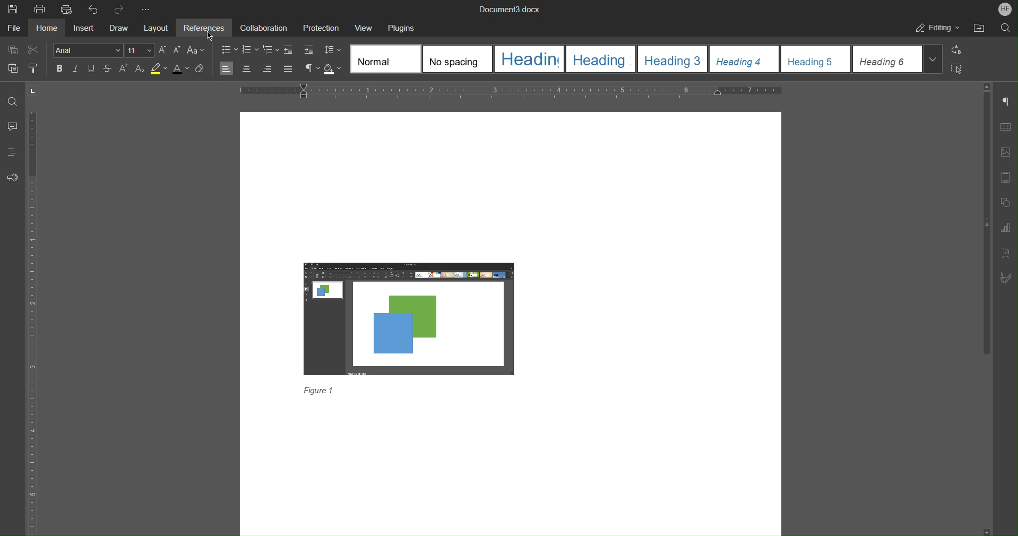 This screenshot has width=1018, height=536. Describe the element at coordinates (334, 49) in the screenshot. I see `Line Spacing` at that location.